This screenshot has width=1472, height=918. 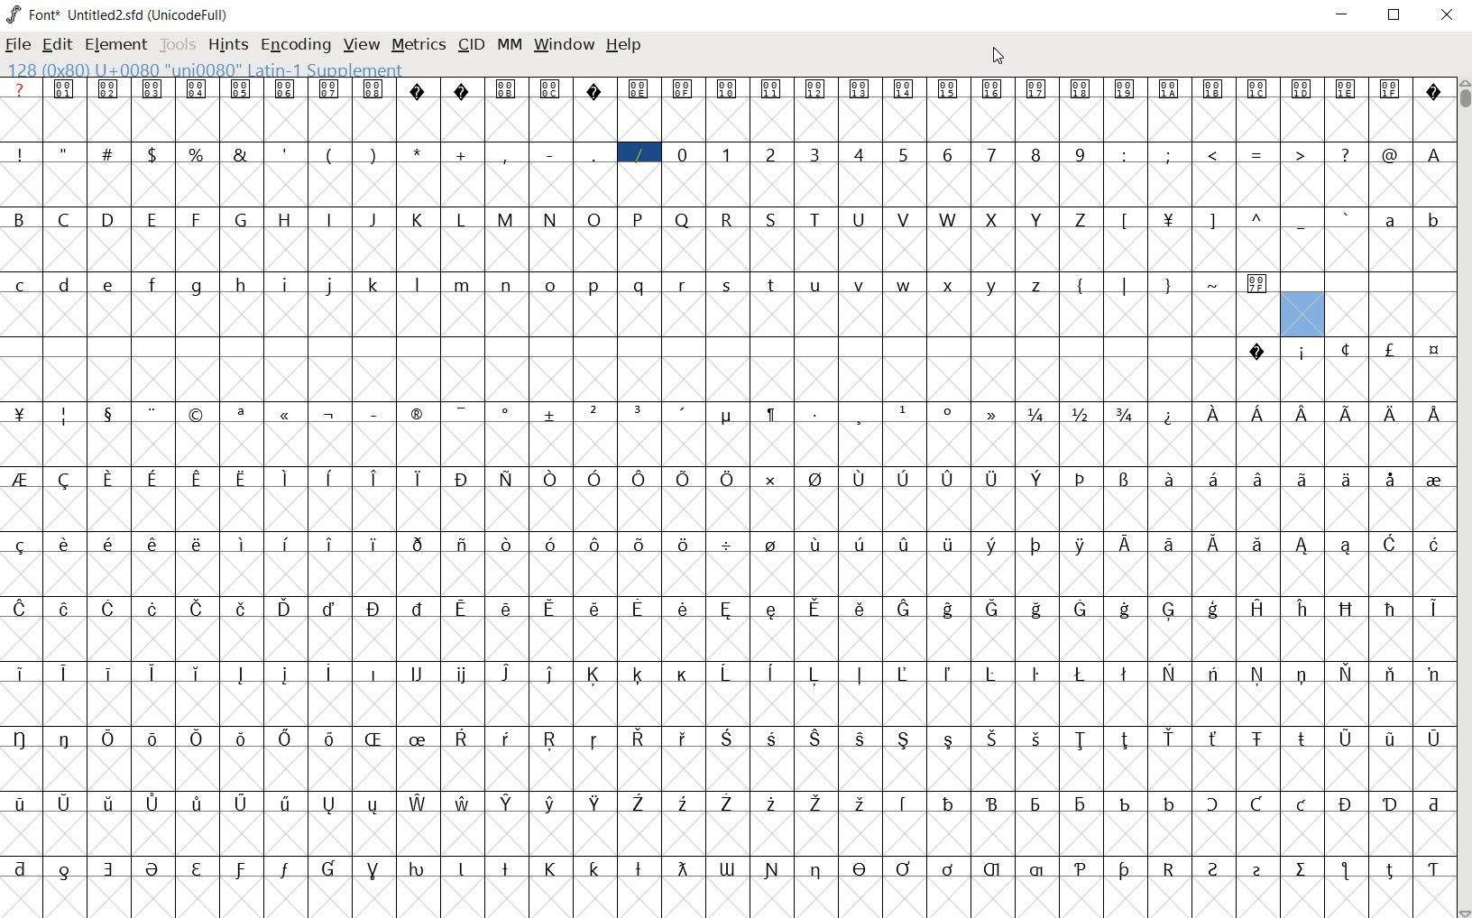 What do you see at coordinates (471, 45) in the screenshot?
I see `CID` at bounding box center [471, 45].